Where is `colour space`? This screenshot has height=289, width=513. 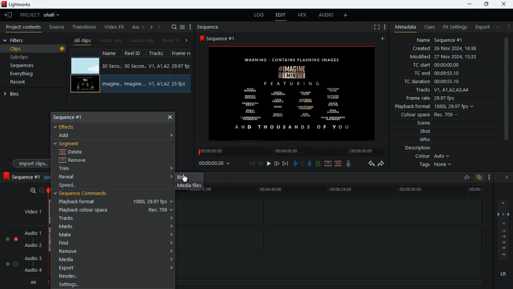
colour space is located at coordinates (432, 114).